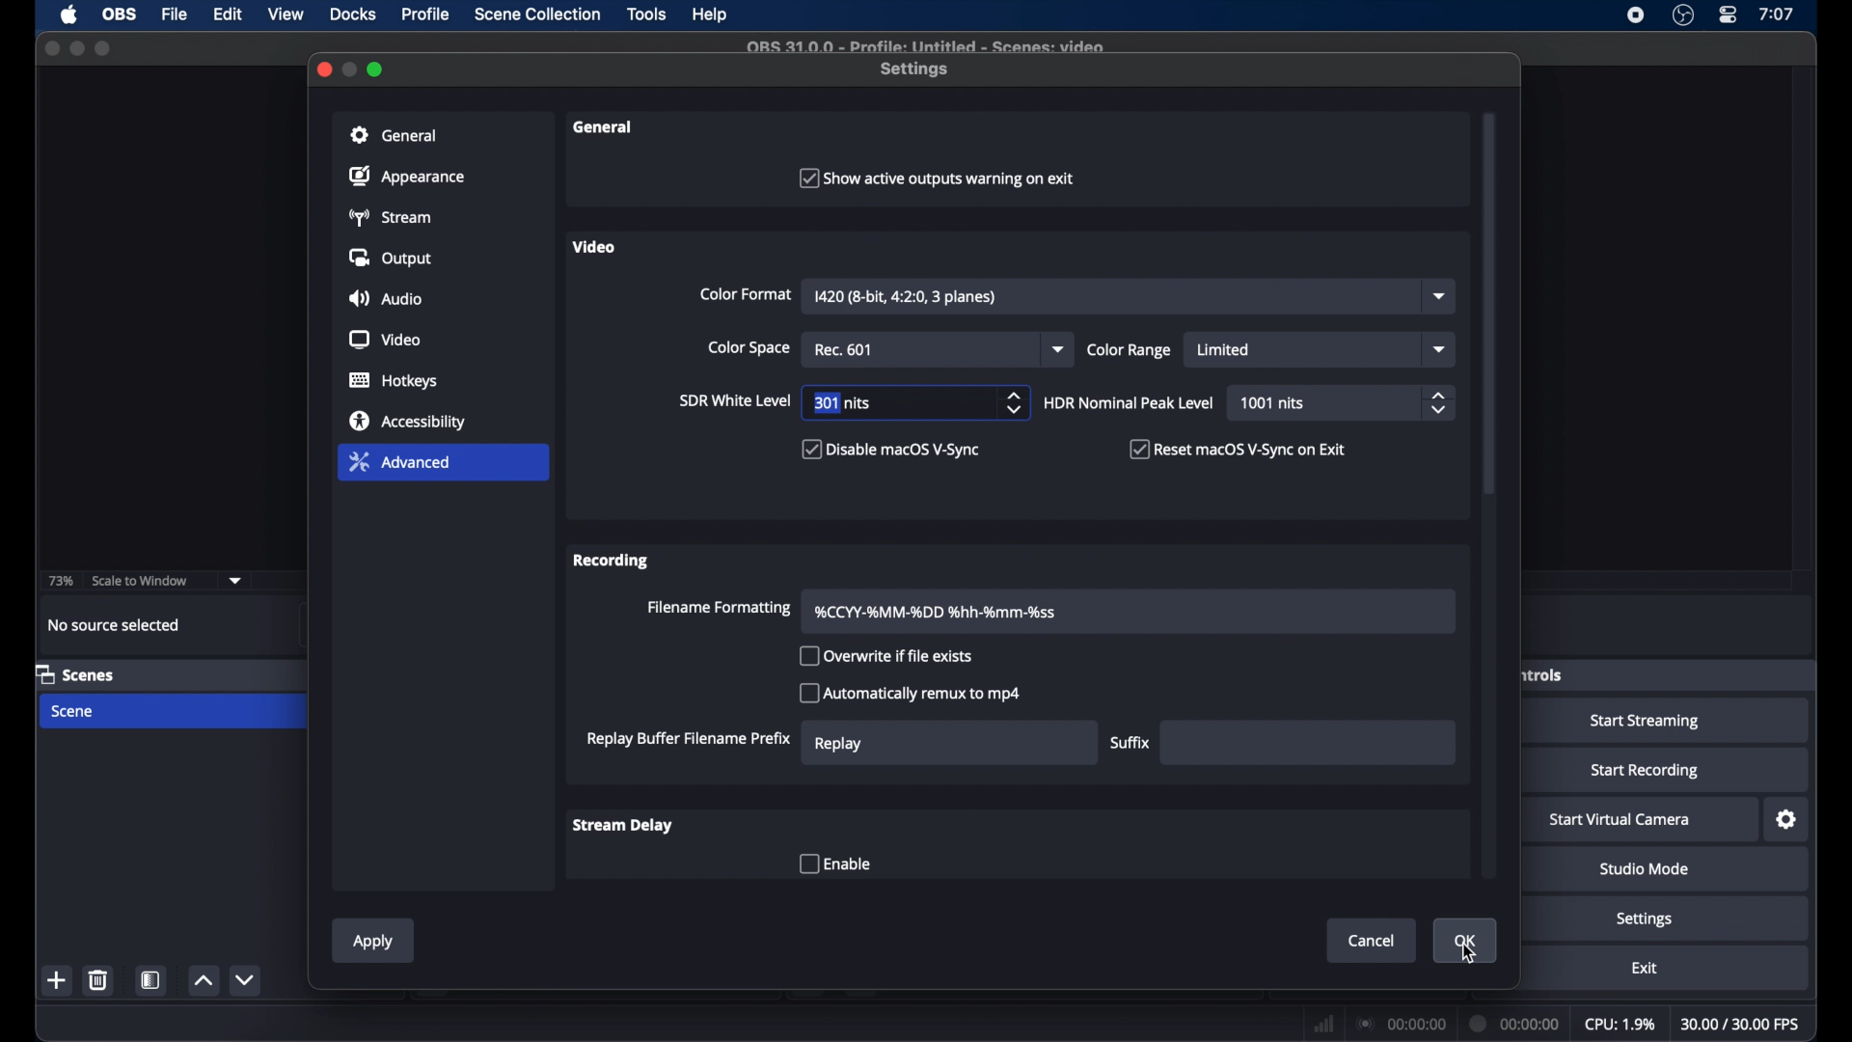  What do you see at coordinates (227, 14) in the screenshot?
I see `edit` at bounding box center [227, 14].